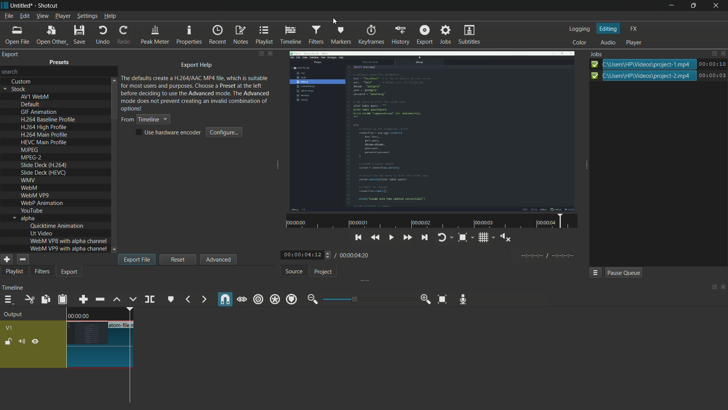 The width and height of the screenshot is (728, 410). What do you see at coordinates (270, 54) in the screenshot?
I see `close export` at bounding box center [270, 54].